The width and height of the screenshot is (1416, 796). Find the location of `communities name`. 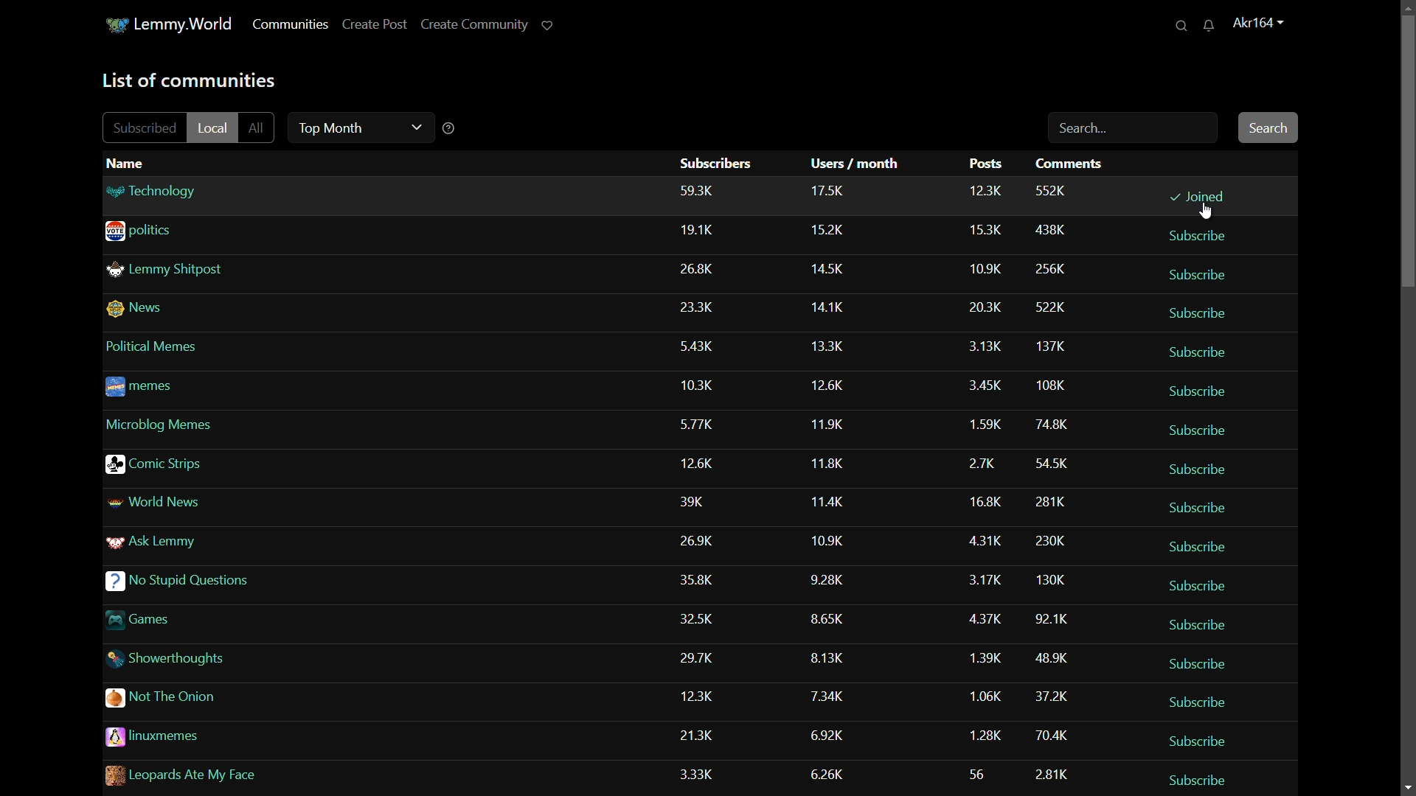

communities name is located at coordinates (232, 349).